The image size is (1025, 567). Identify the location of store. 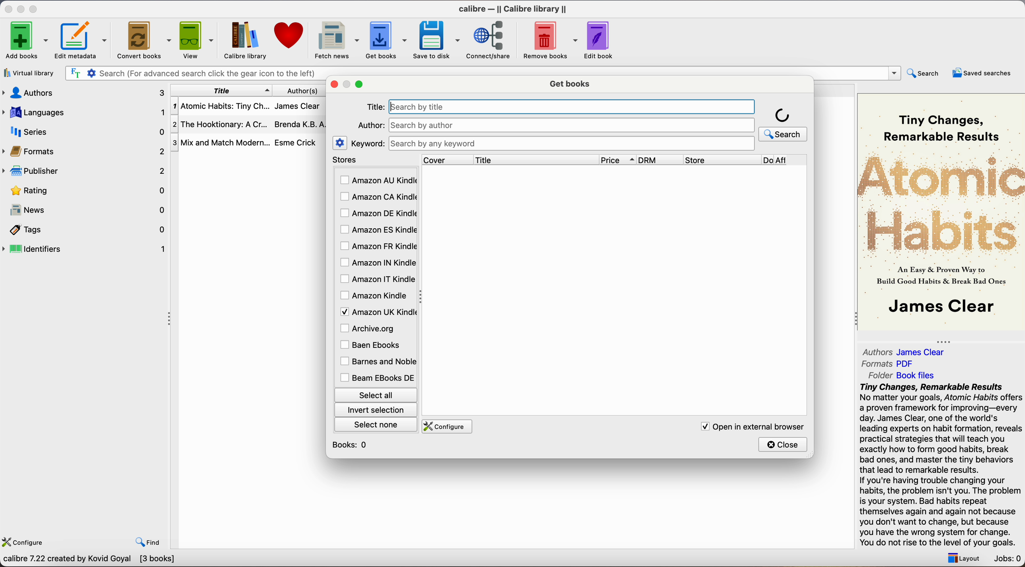
(721, 160).